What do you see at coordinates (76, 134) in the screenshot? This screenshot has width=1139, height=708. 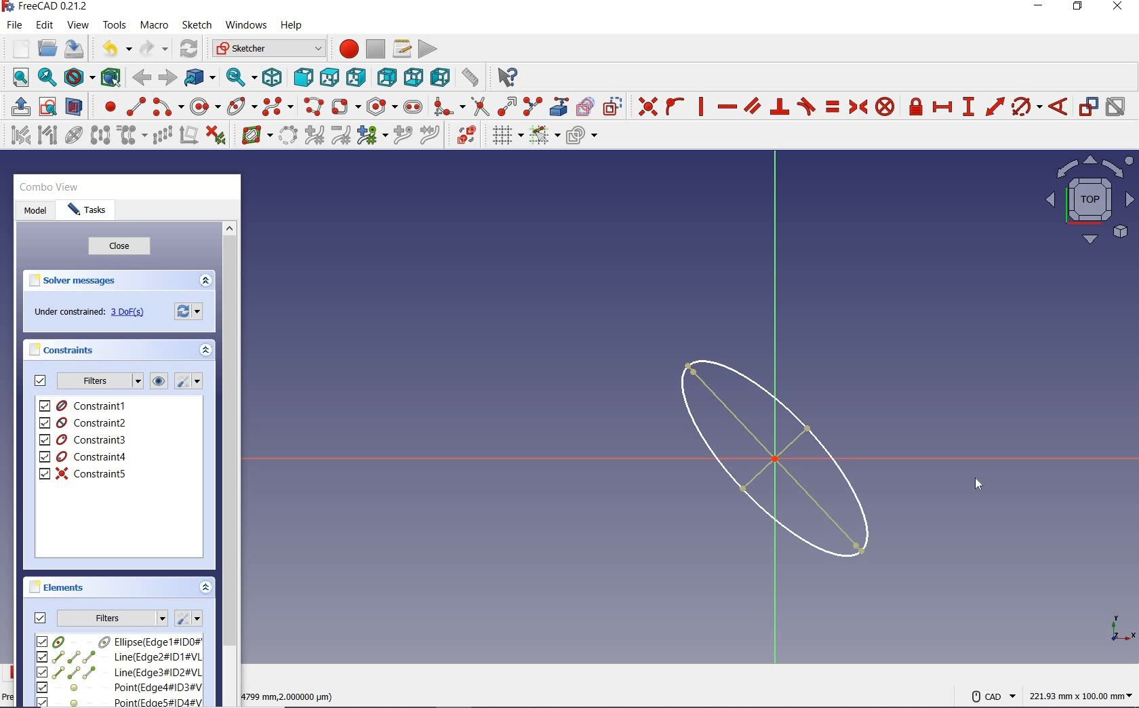 I see `show/hide internal geometry` at bounding box center [76, 134].